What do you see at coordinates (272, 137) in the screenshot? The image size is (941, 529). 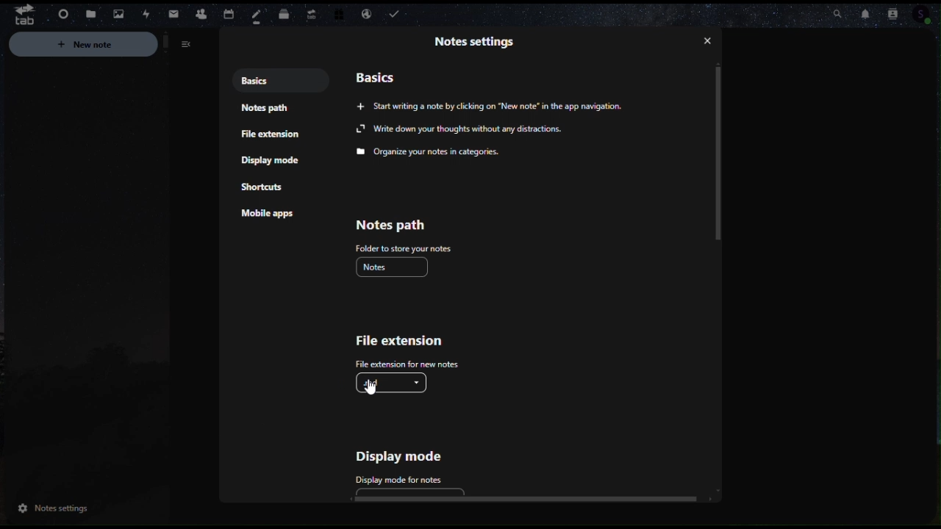 I see `File extension` at bounding box center [272, 137].